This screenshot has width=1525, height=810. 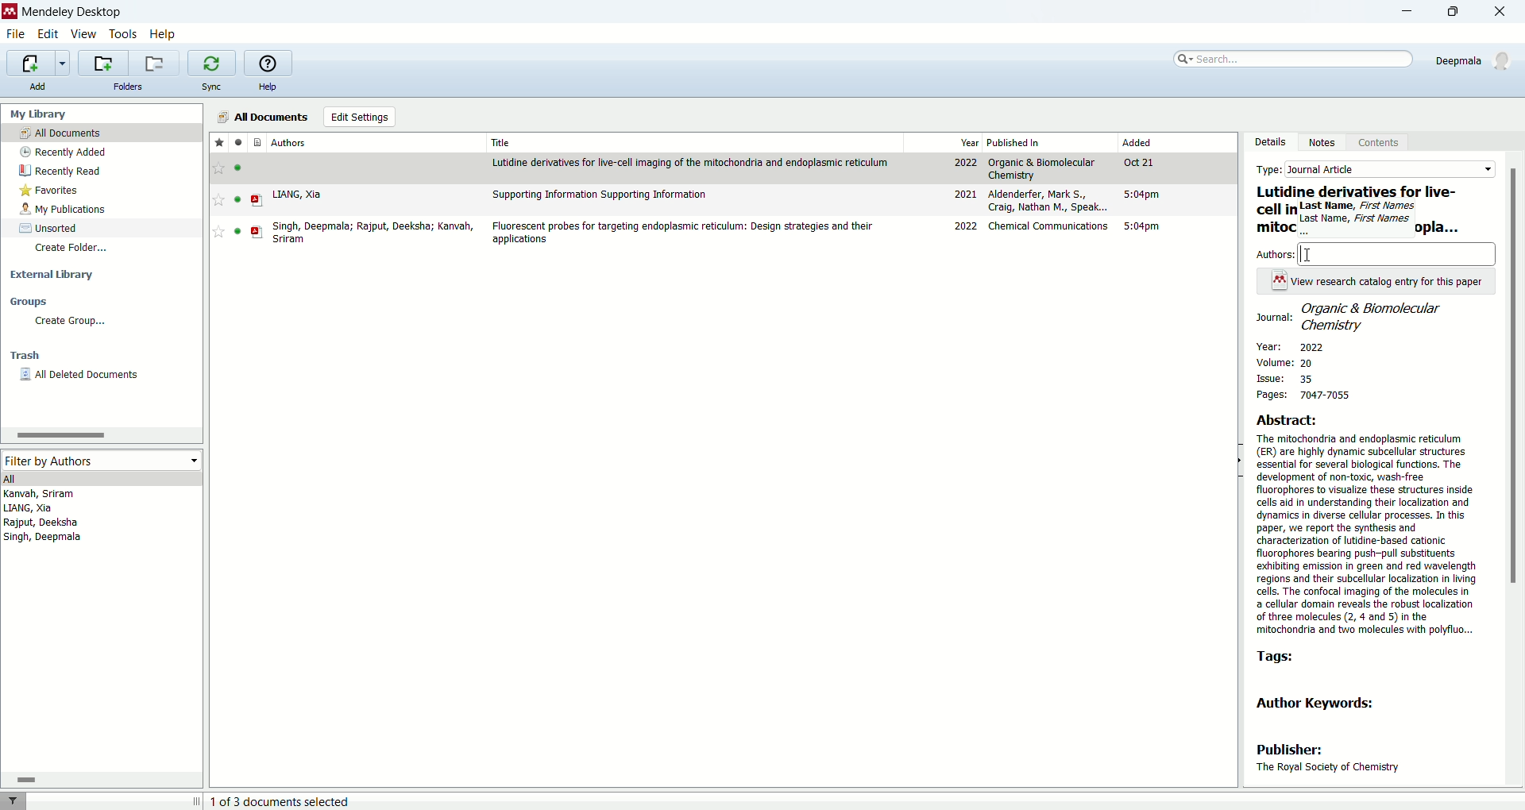 I want to click on account, so click(x=1477, y=59).